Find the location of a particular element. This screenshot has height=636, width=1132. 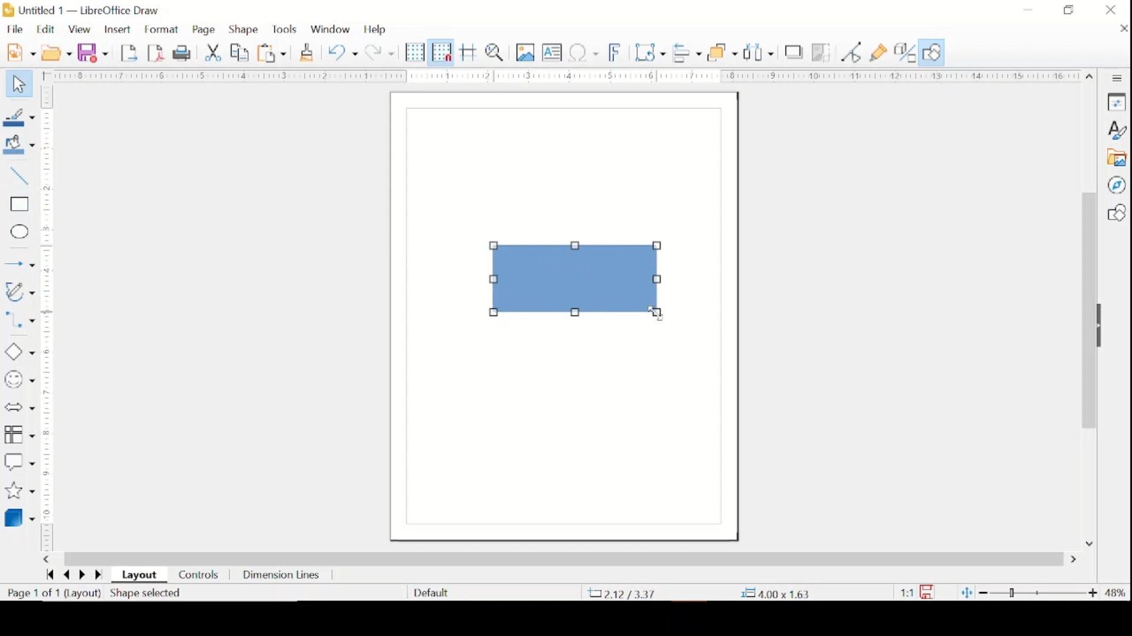

navigator is located at coordinates (1116, 185).